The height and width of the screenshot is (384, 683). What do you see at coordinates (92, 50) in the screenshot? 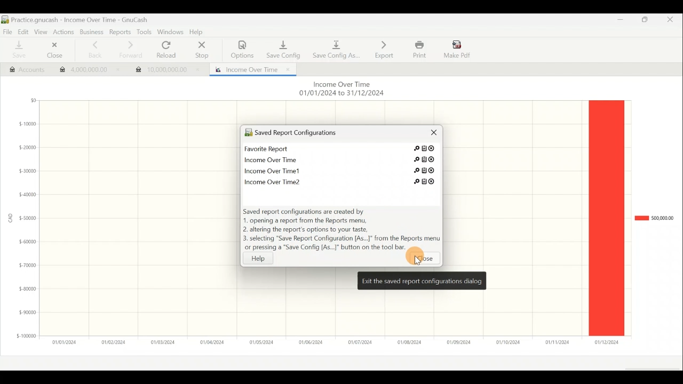
I see `Back` at bounding box center [92, 50].